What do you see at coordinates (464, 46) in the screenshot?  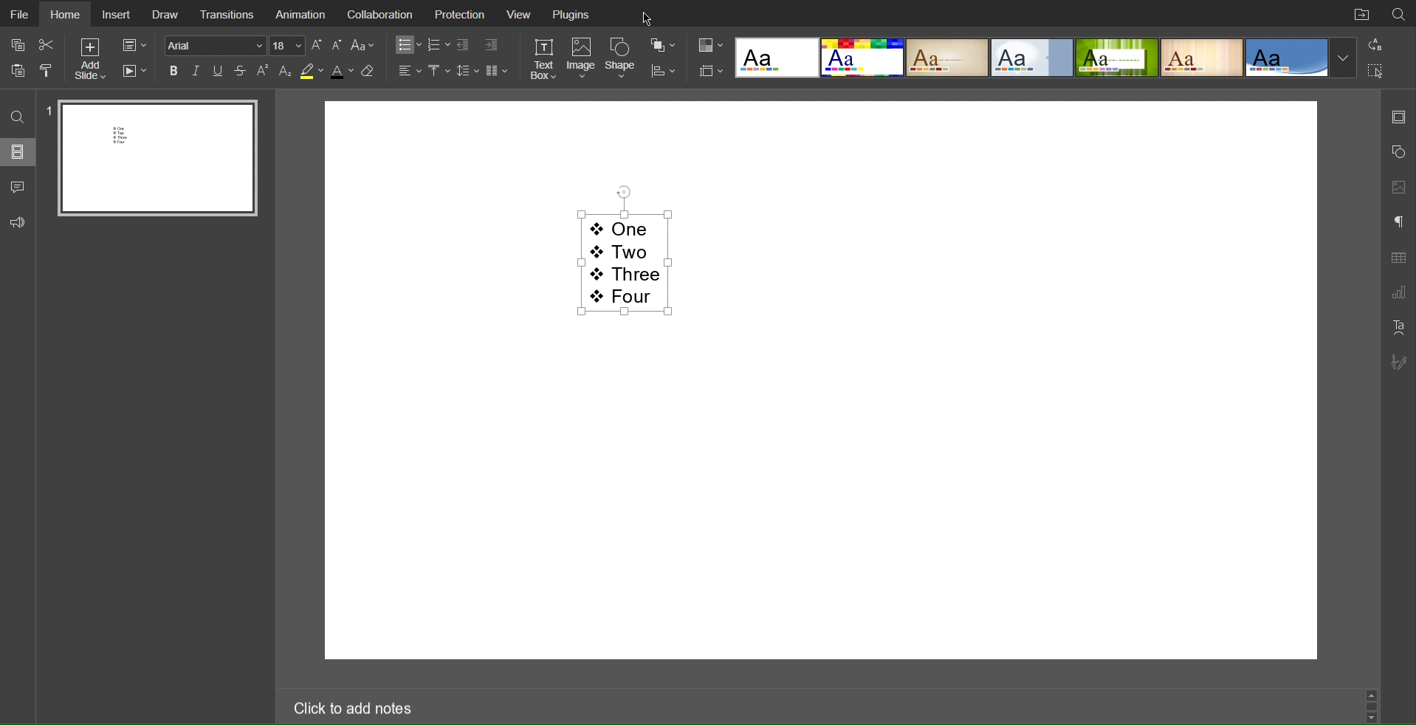 I see `Decrease Indent` at bounding box center [464, 46].